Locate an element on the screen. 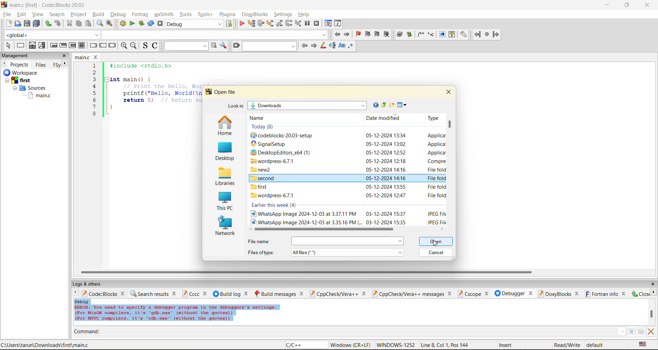  counting loop is located at coordinates (73, 46).